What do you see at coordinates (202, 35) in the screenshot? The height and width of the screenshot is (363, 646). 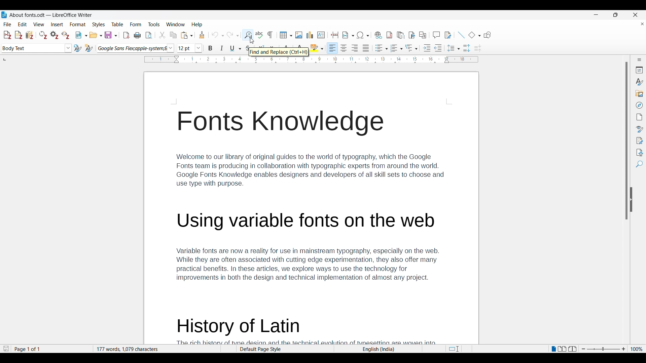 I see `Clone formatting of selected text` at bounding box center [202, 35].